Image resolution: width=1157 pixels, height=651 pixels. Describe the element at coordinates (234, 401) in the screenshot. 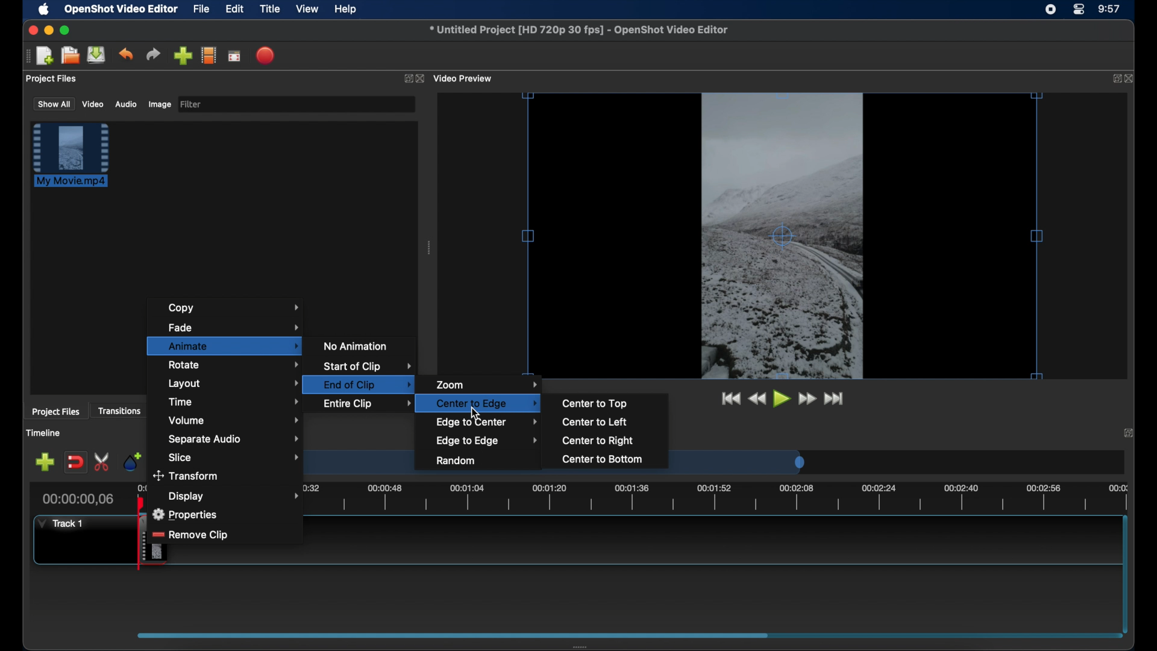

I see `time menu` at that location.